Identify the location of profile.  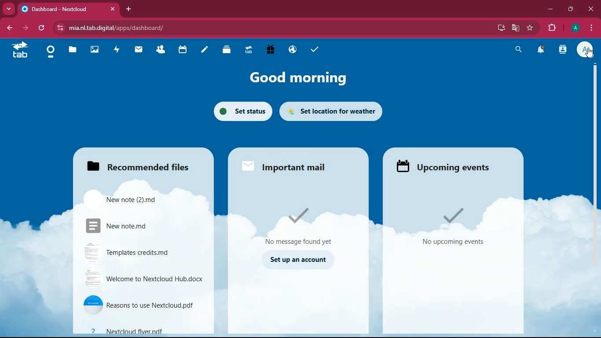
(575, 28).